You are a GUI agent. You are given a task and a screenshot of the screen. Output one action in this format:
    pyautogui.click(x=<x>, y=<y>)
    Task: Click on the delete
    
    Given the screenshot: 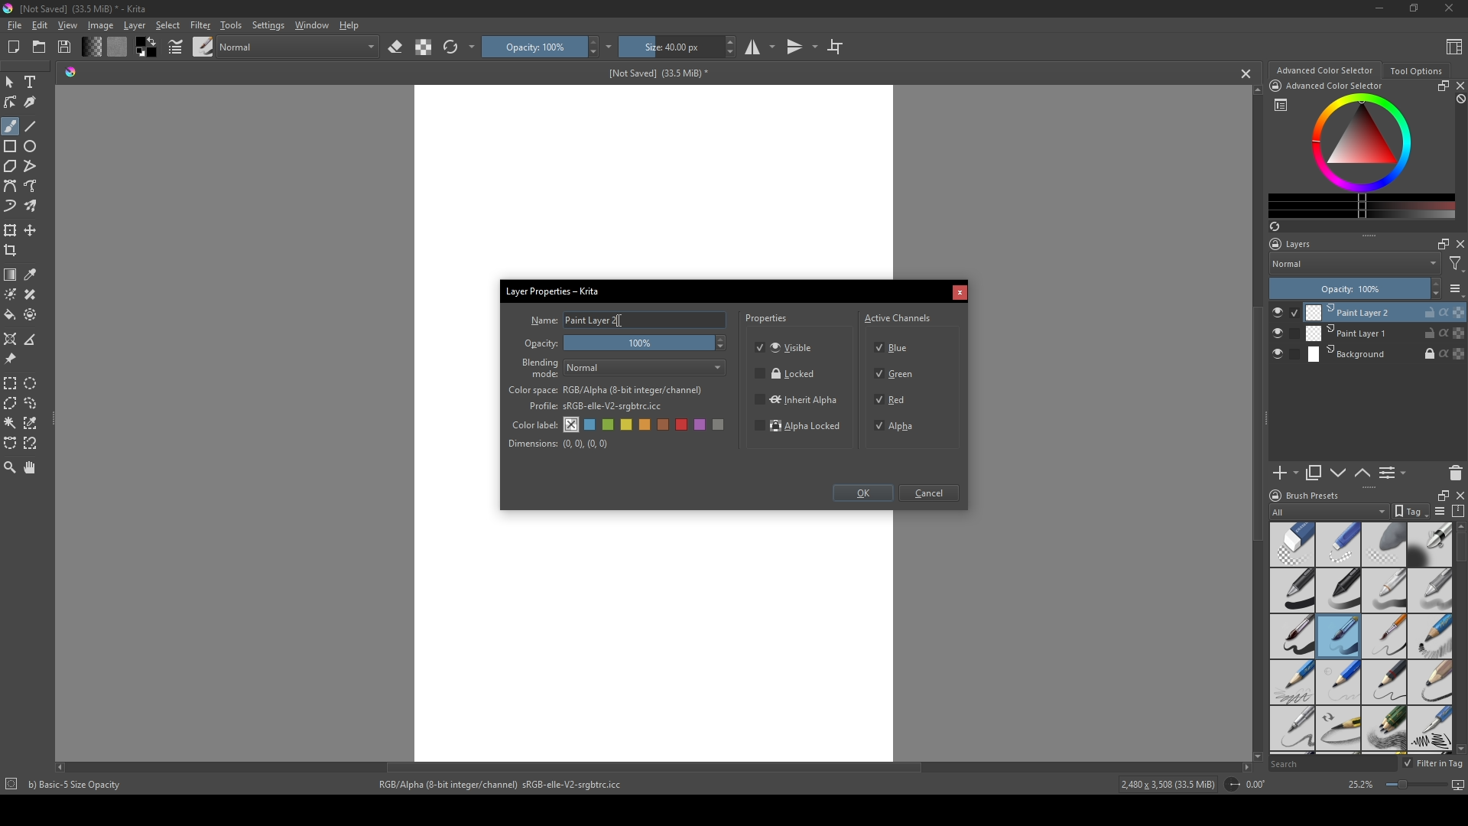 What is the action you would take?
    pyautogui.click(x=1456, y=473)
    